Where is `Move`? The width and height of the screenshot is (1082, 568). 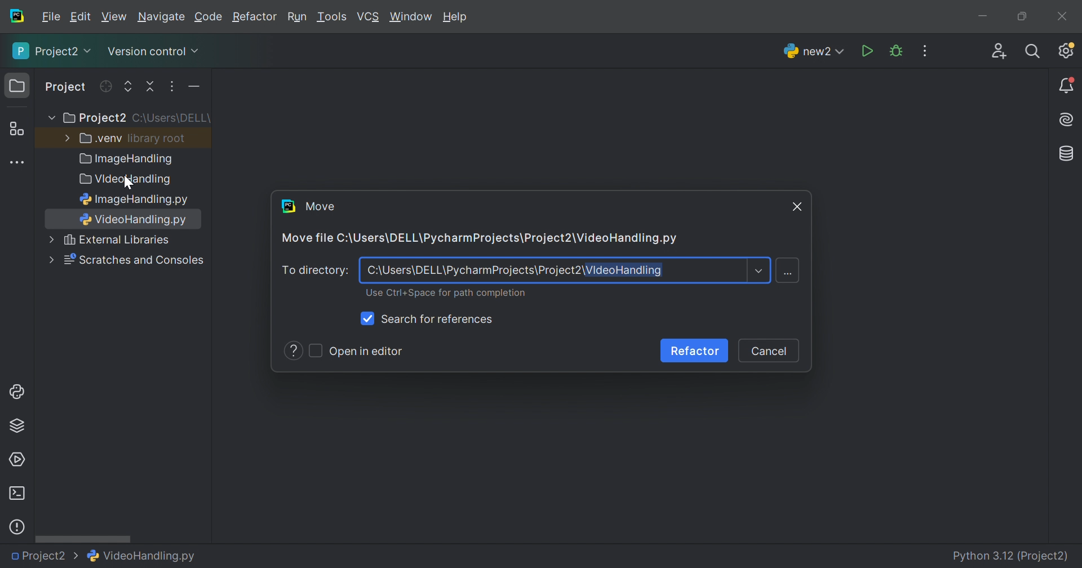
Move is located at coordinates (320, 206).